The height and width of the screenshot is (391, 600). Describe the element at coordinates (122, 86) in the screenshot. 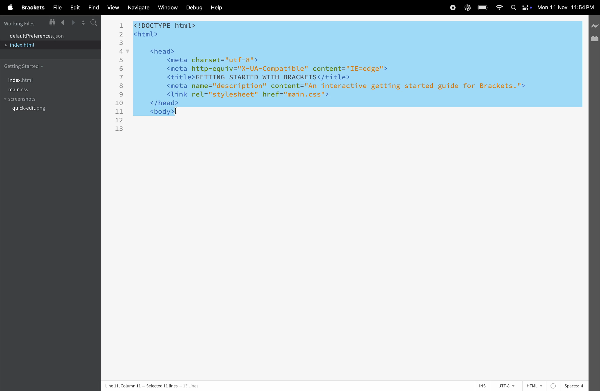

I see `8` at that location.